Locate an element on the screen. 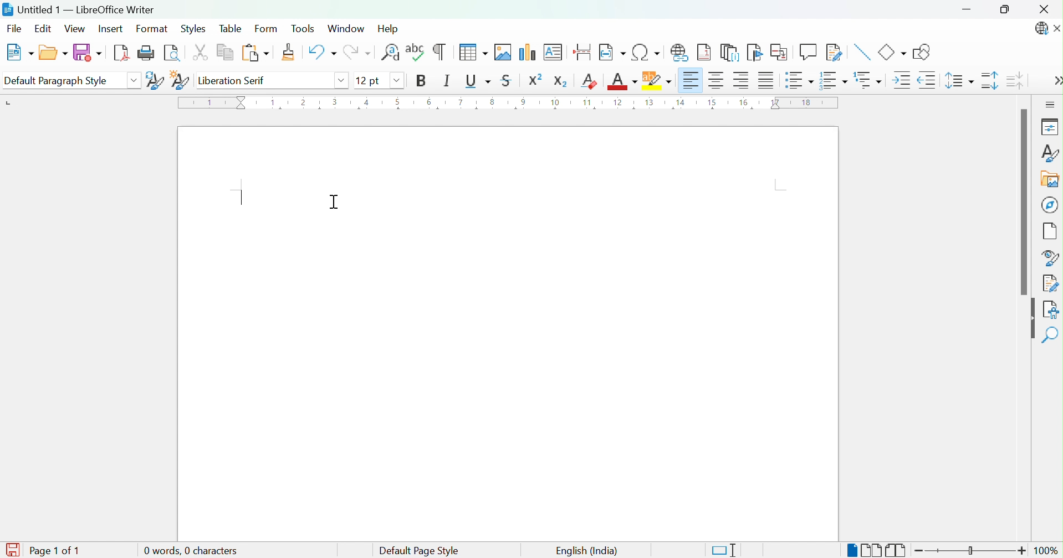 The height and width of the screenshot is (558, 1063). Book view is located at coordinates (896, 551).